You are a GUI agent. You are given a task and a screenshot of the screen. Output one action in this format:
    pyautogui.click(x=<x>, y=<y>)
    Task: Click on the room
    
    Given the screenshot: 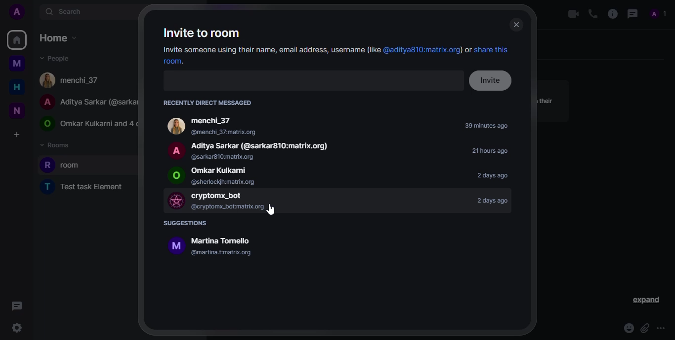 What is the action you would take?
    pyautogui.click(x=64, y=163)
    